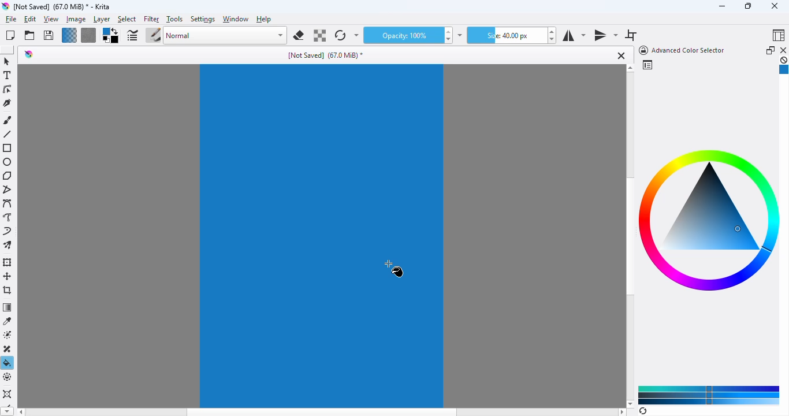 The image size is (789, 416). I want to click on blending mode, so click(226, 36).